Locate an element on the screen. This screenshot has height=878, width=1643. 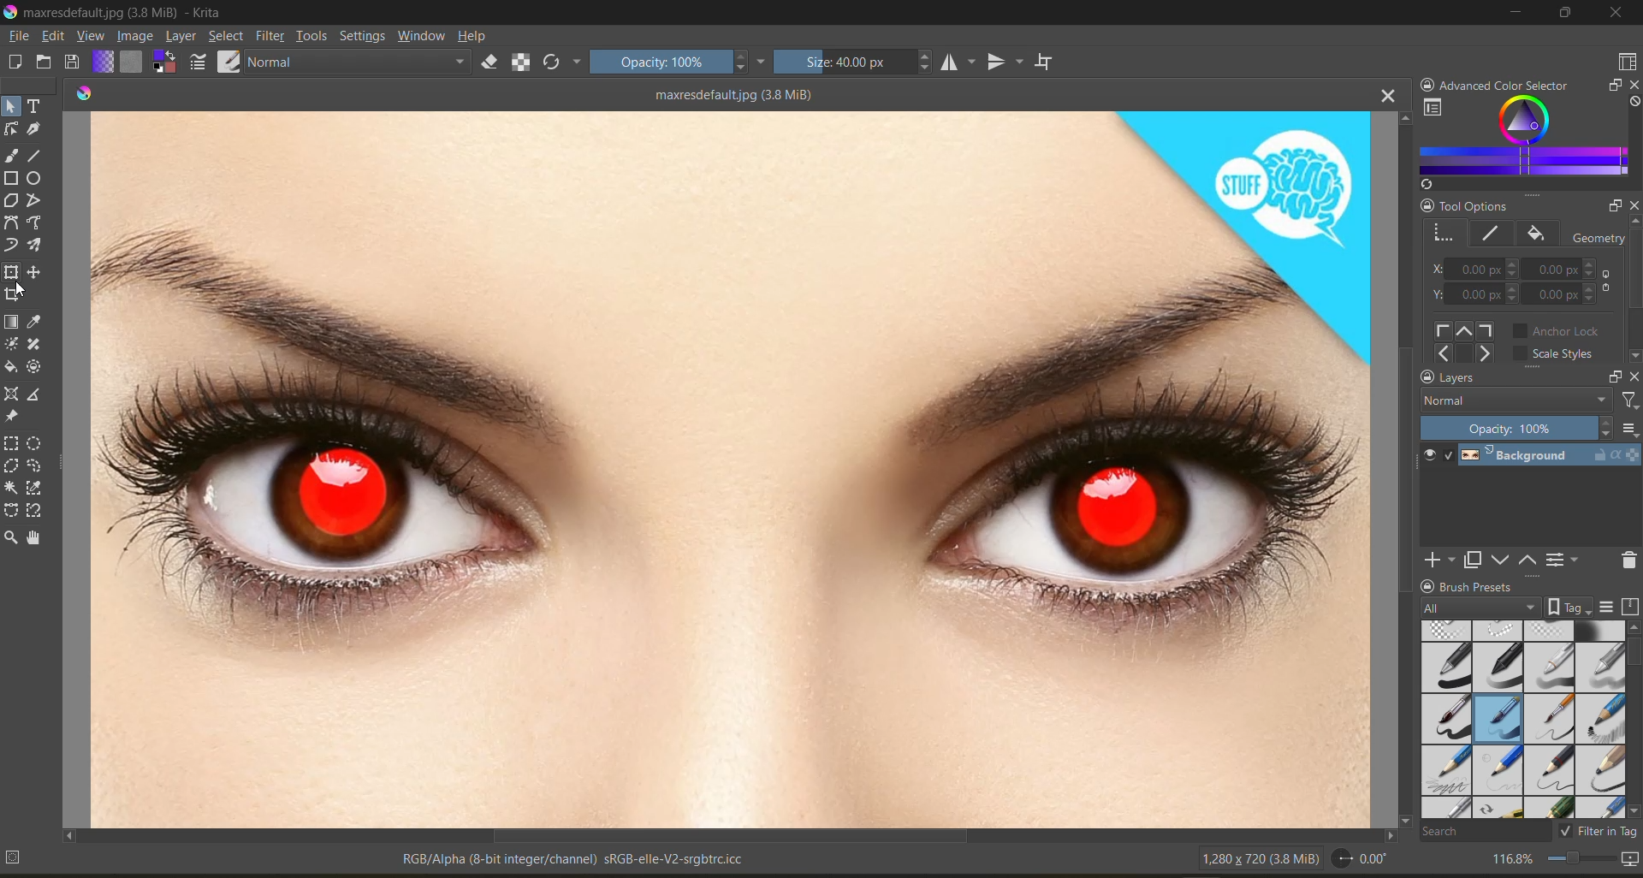
normal is located at coordinates (364, 64).